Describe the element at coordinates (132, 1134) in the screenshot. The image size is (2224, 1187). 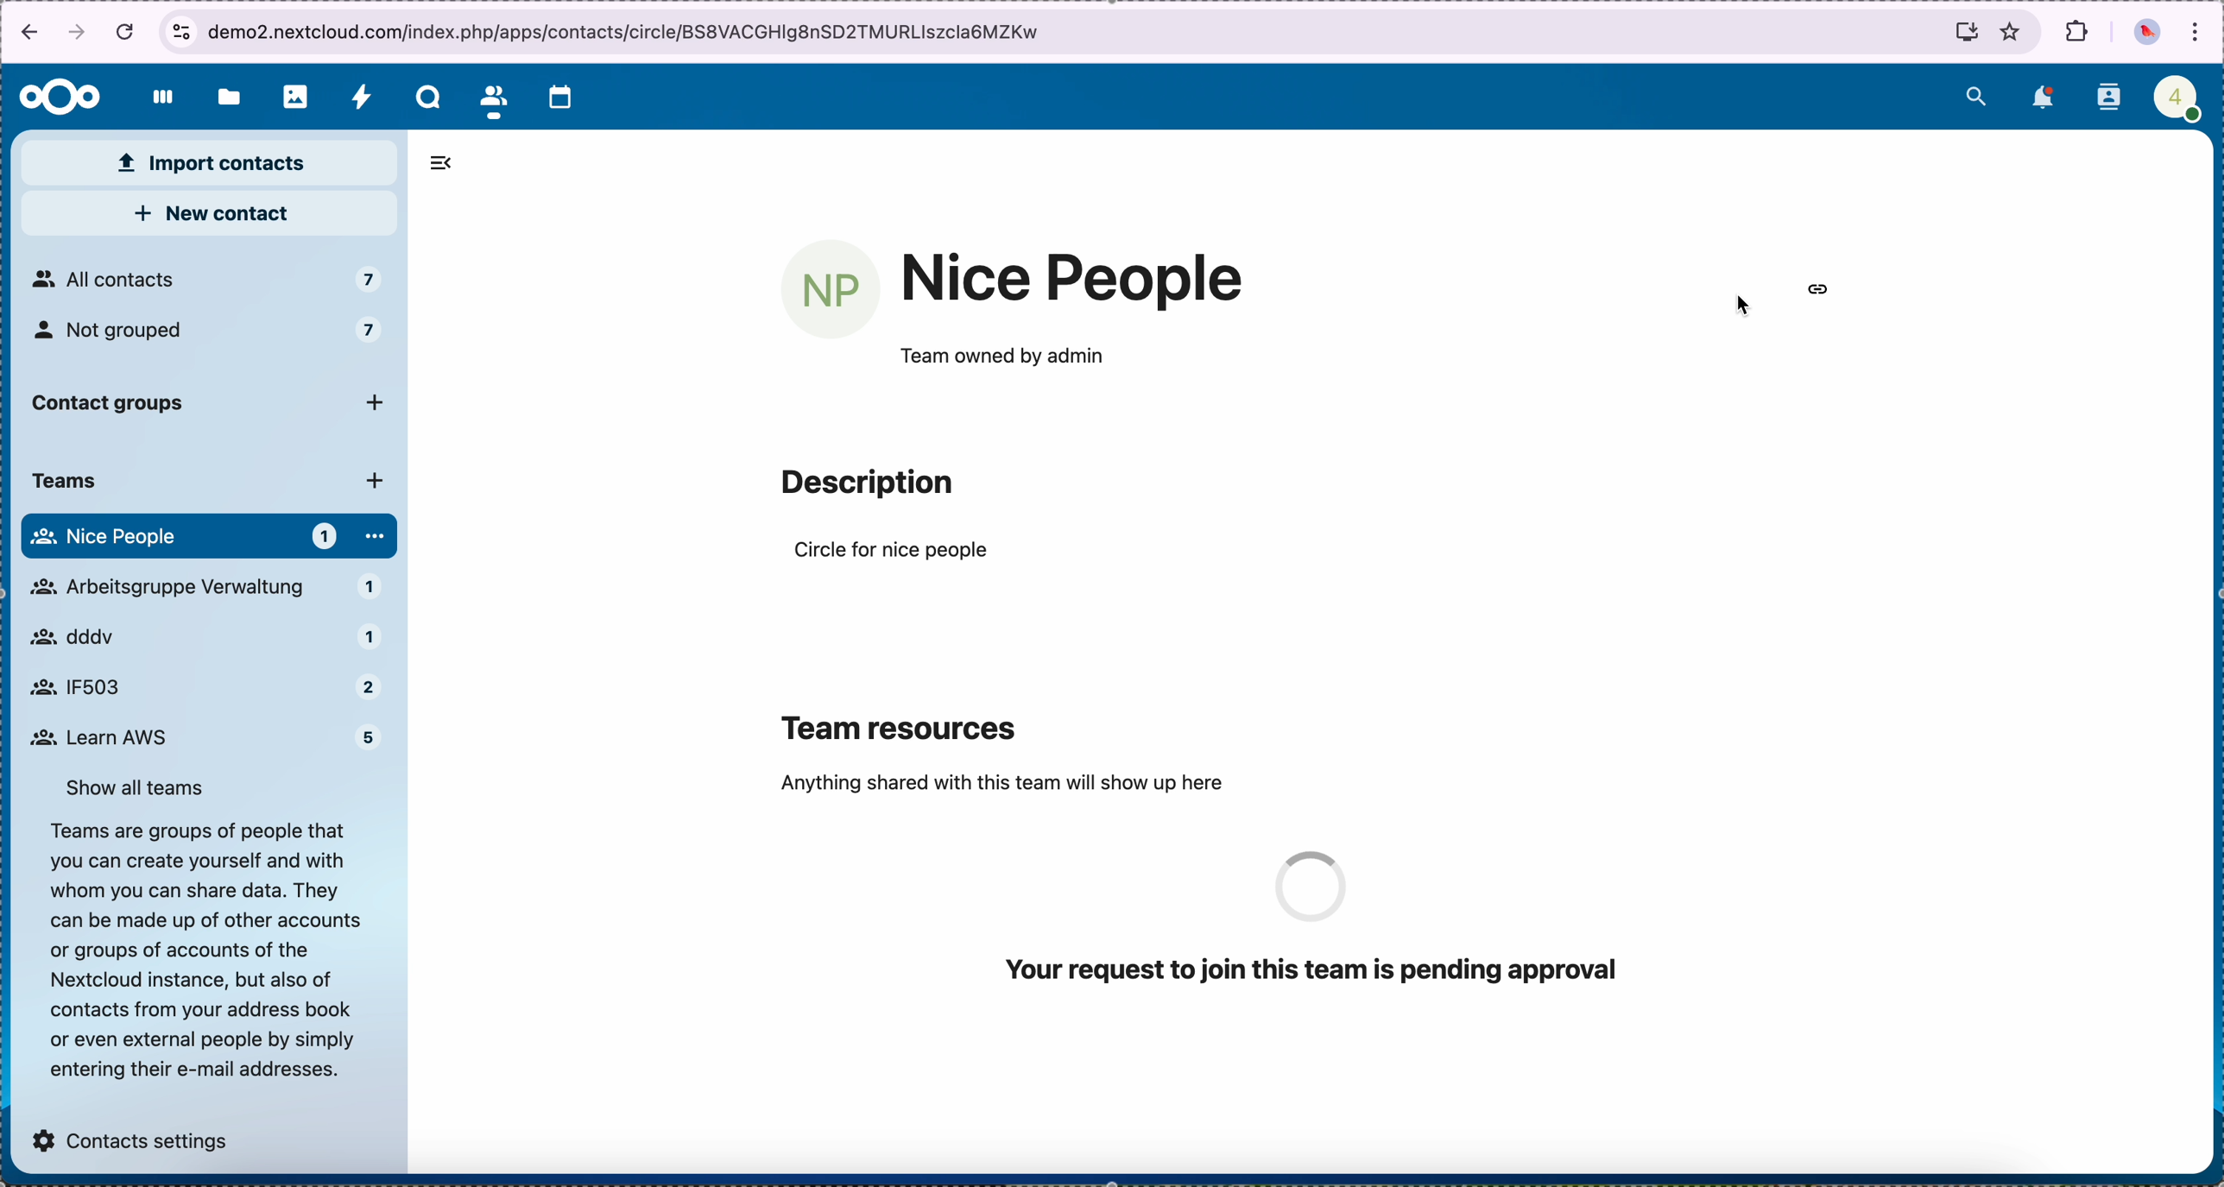
I see `contacts settings` at that location.